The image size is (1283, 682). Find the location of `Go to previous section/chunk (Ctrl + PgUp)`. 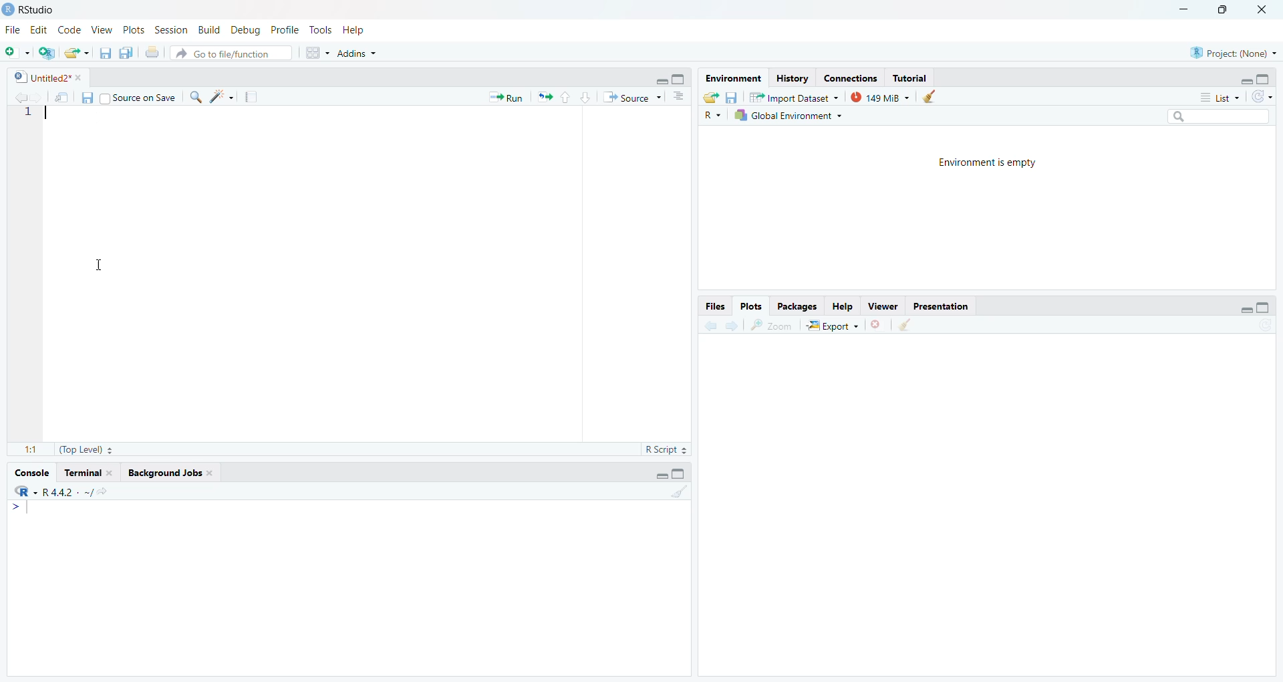

Go to previous section/chunk (Ctrl + PgUp) is located at coordinates (567, 95).